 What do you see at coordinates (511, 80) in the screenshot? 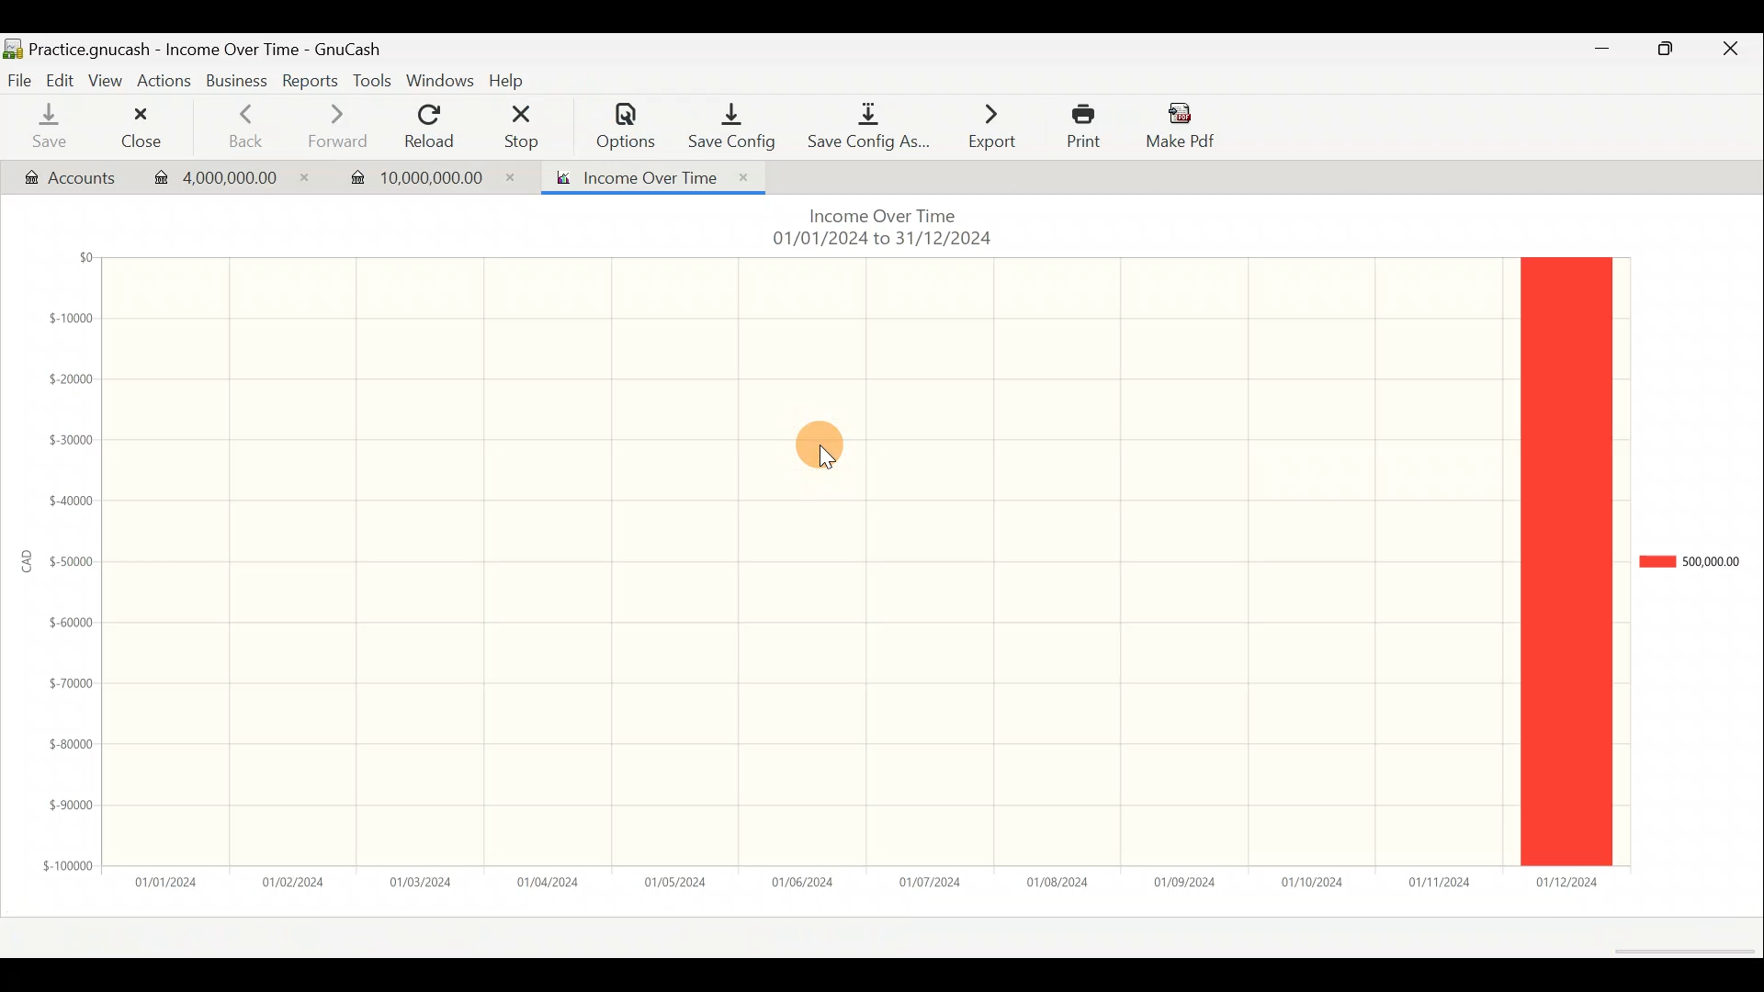
I see `Help` at bounding box center [511, 80].